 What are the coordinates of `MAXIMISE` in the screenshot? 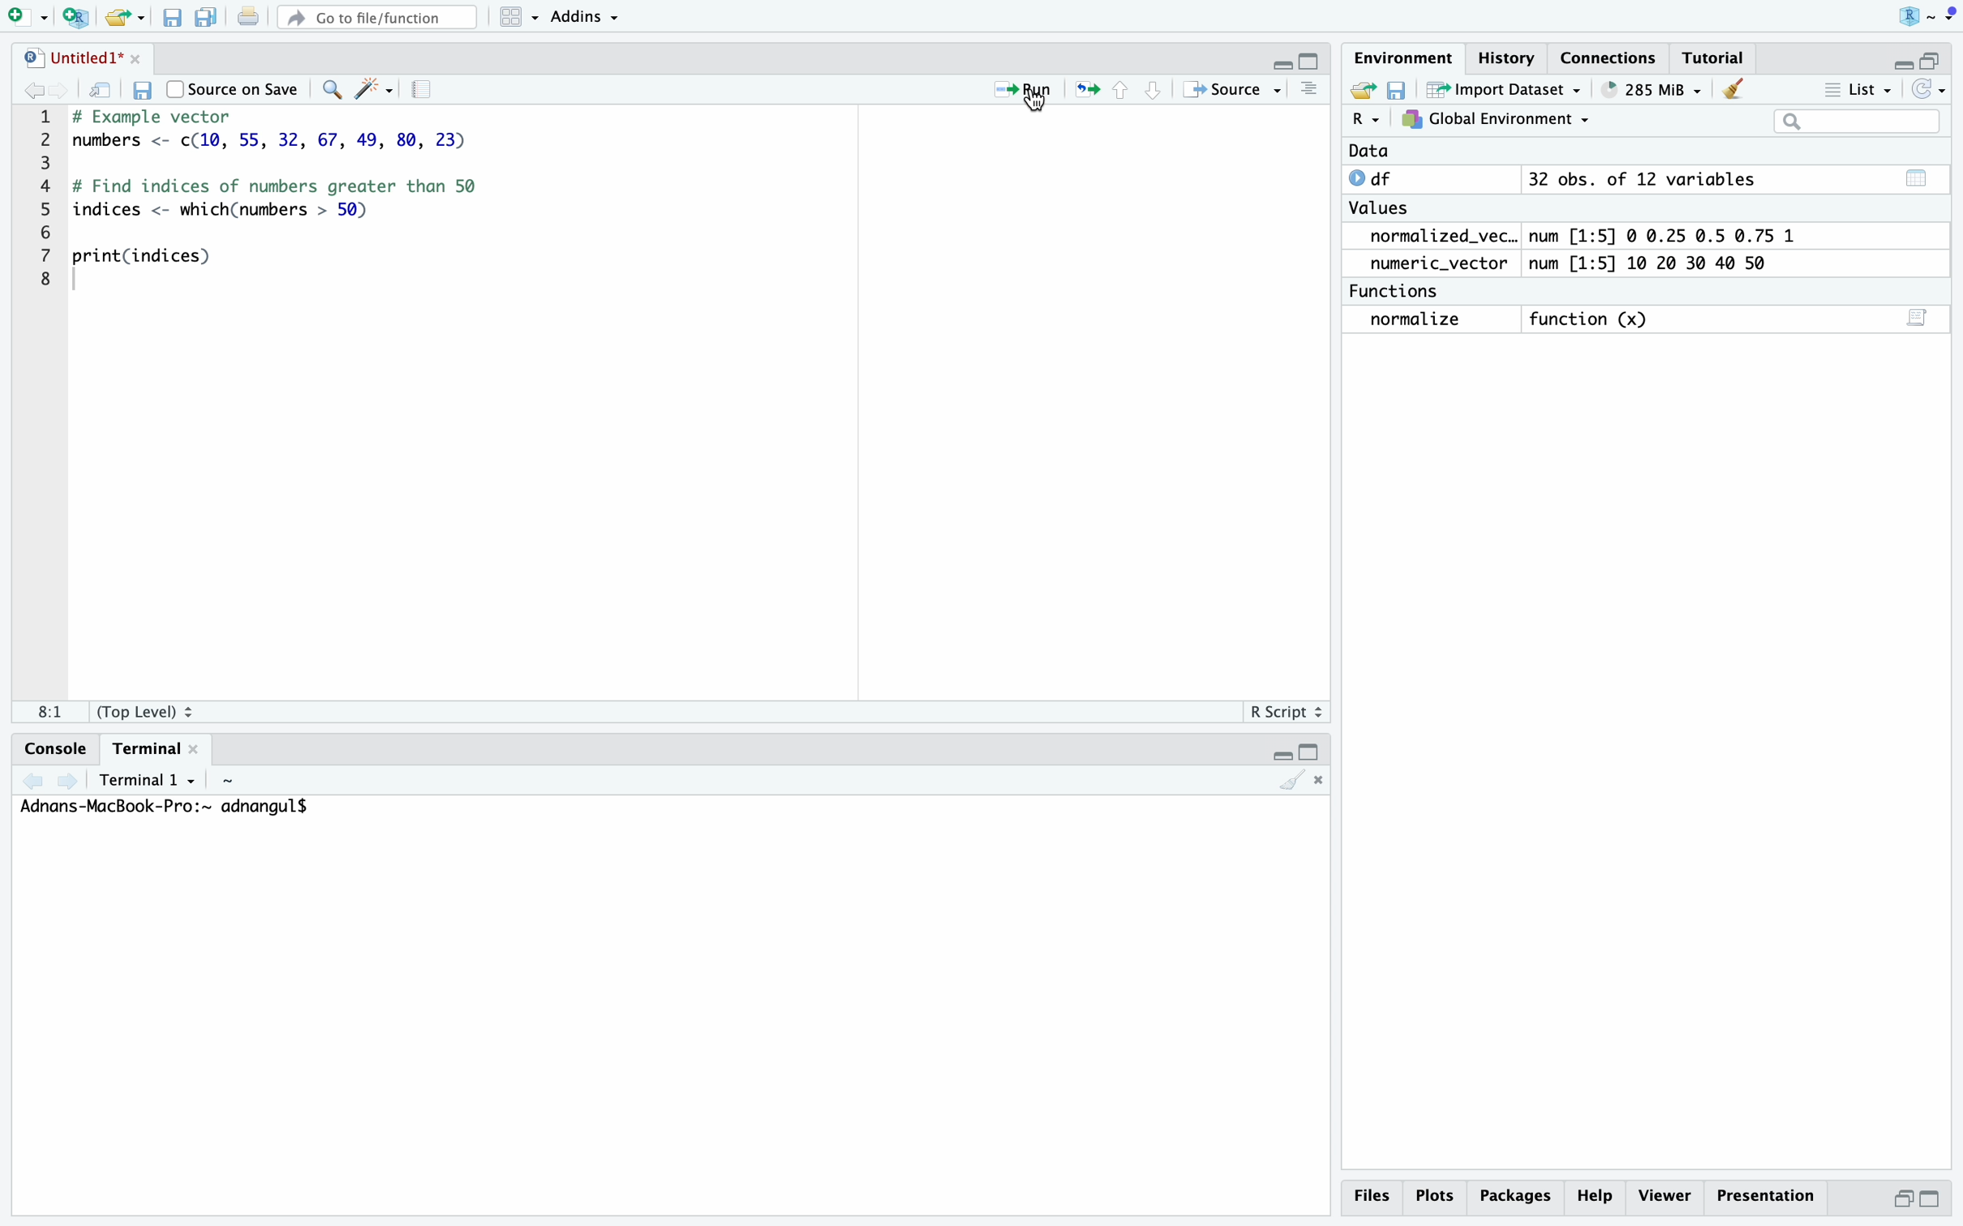 It's located at (1939, 54).